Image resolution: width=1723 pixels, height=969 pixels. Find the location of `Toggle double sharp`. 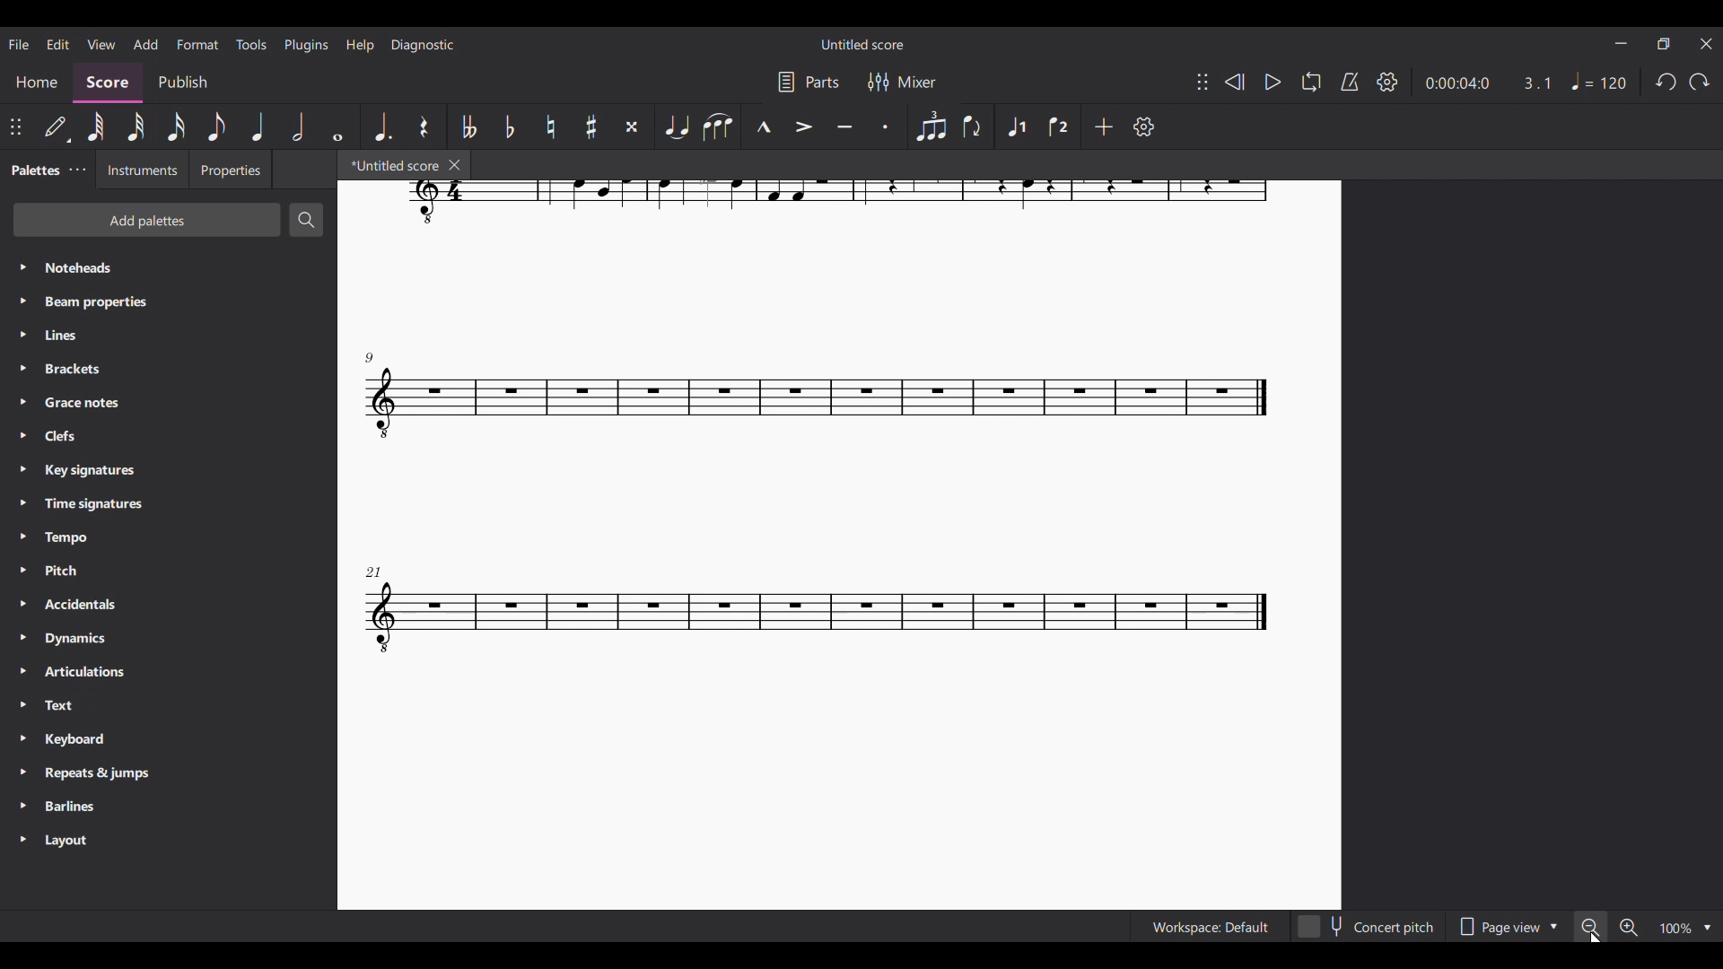

Toggle double sharp is located at coordinates (632, 127).